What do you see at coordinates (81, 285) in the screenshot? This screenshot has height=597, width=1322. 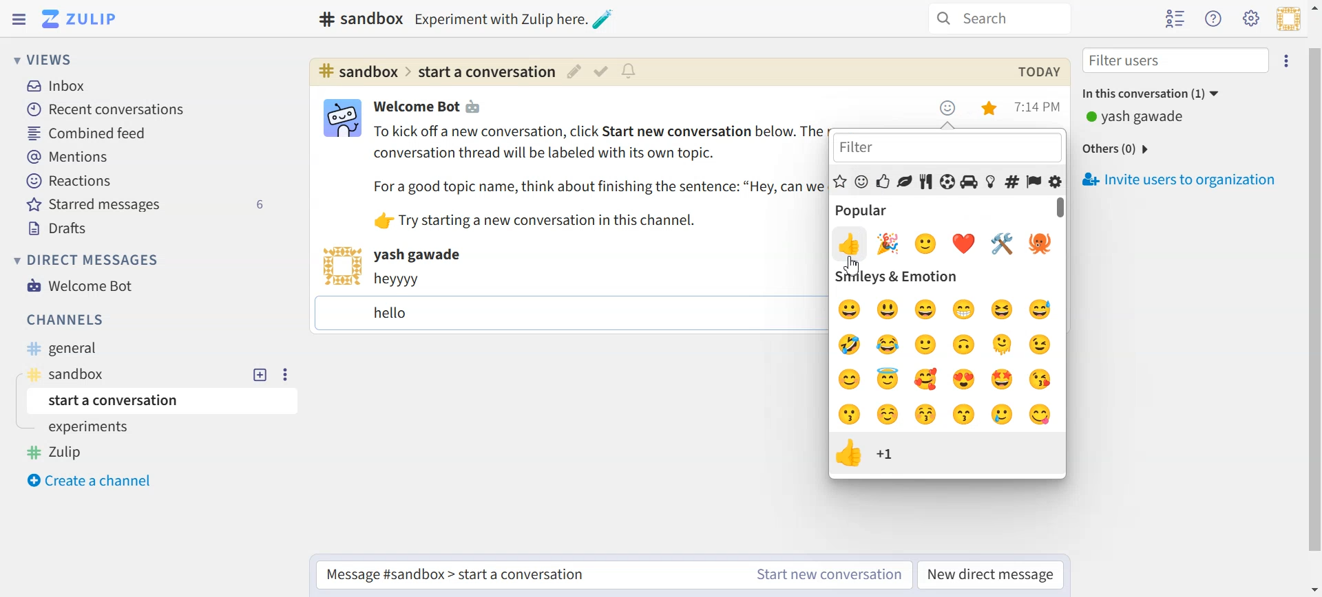 I see `Welcome Bot` at bounding box center [81, 285].